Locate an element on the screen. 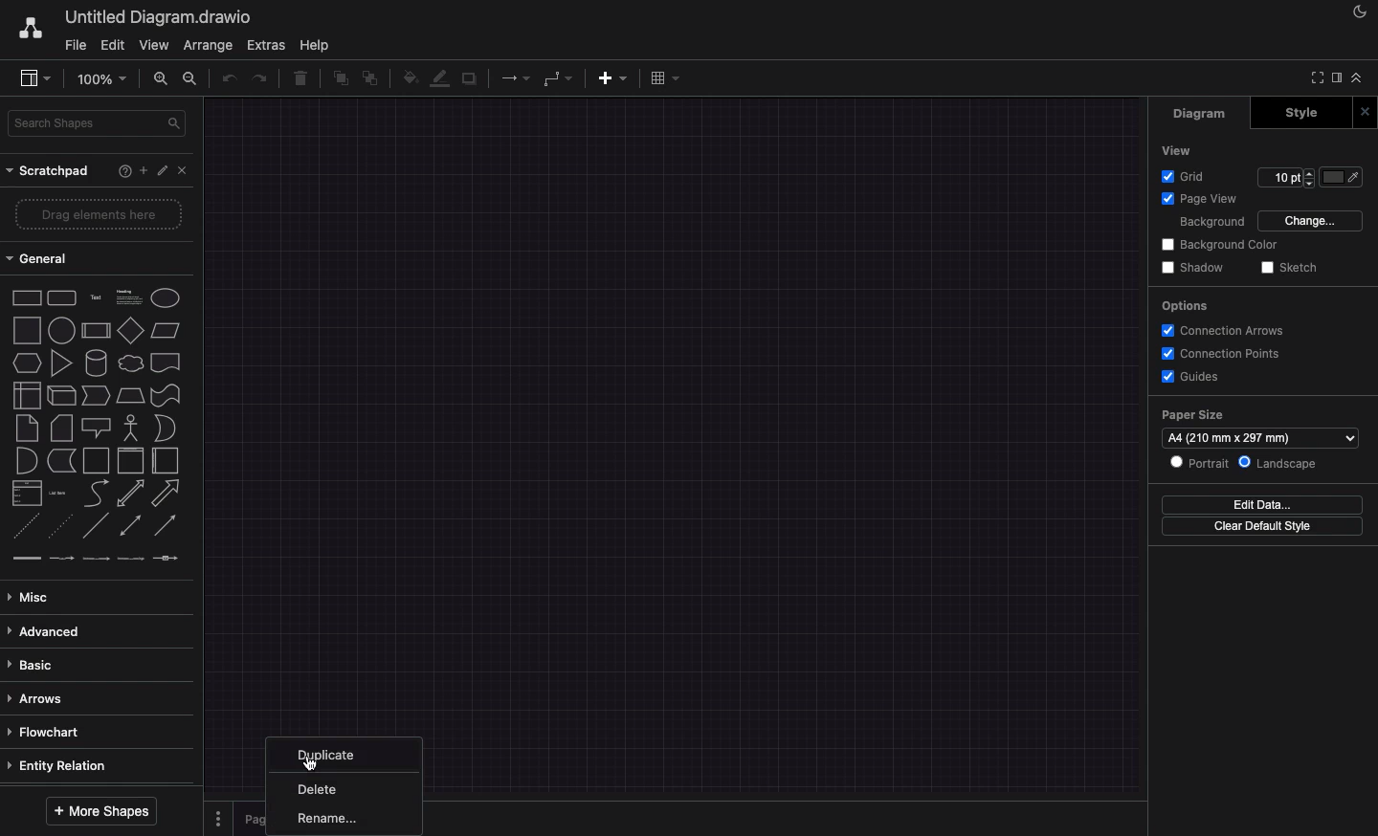  square is located at coordinates (27, 331).